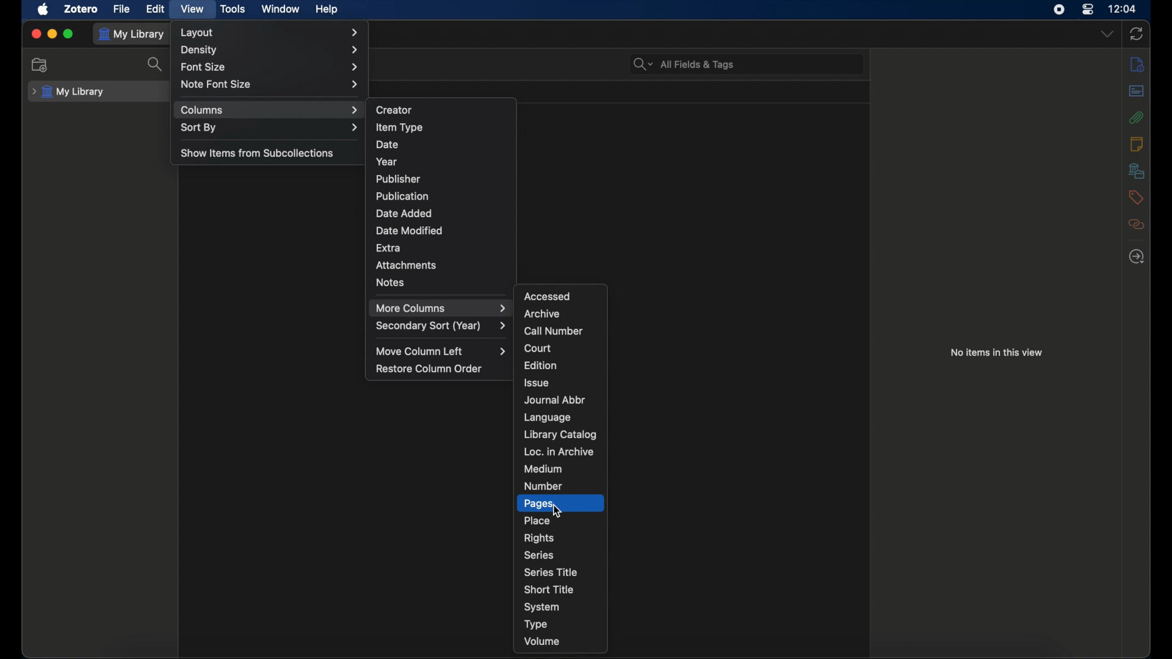  What do you see at coordinates (257, 154) in the screenshot?
I see `show items from subcollections` at bounding box center [257, 154].